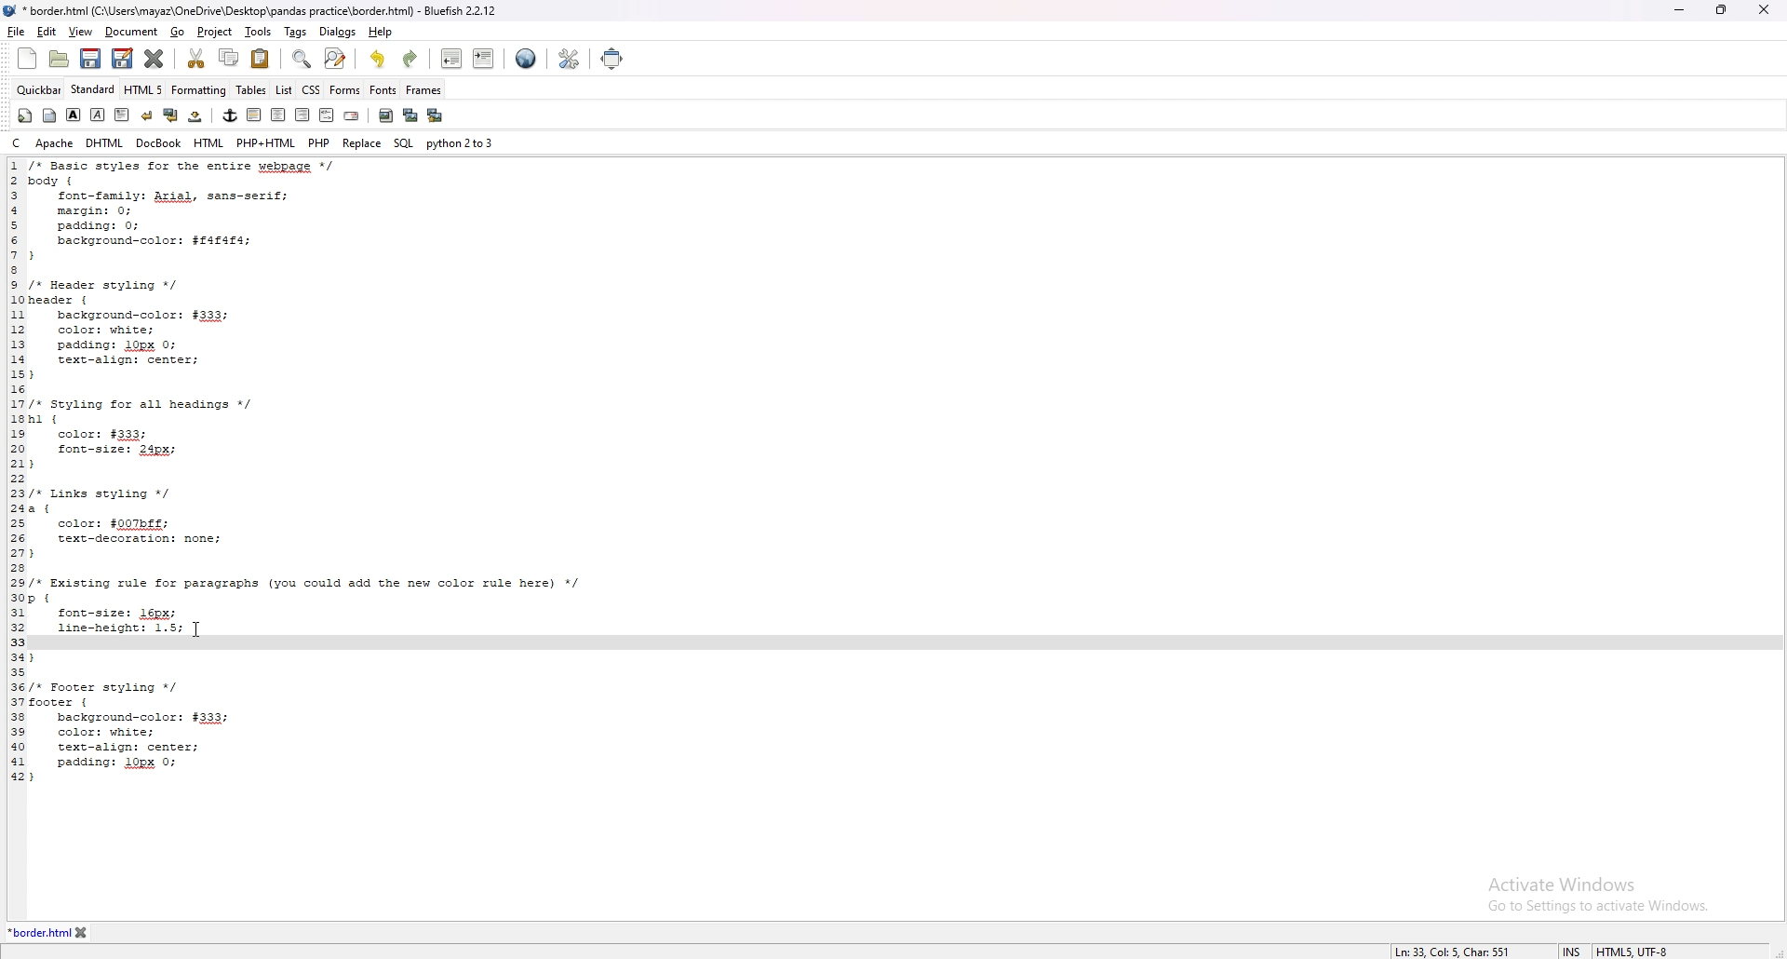 The image size is (1787, 959). Describe the element at coordinates (1594, 898) in the screenshot. I see `Activate Windows Go to Settings to activate Windows` at that location.